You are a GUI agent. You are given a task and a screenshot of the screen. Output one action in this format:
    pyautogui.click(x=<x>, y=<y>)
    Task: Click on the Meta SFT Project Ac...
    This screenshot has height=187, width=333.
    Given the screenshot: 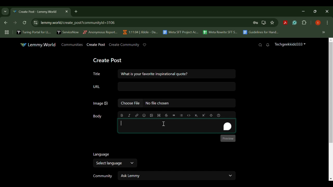 What is the action you would take?
    pyautogui.click(x=180, y=32)
    